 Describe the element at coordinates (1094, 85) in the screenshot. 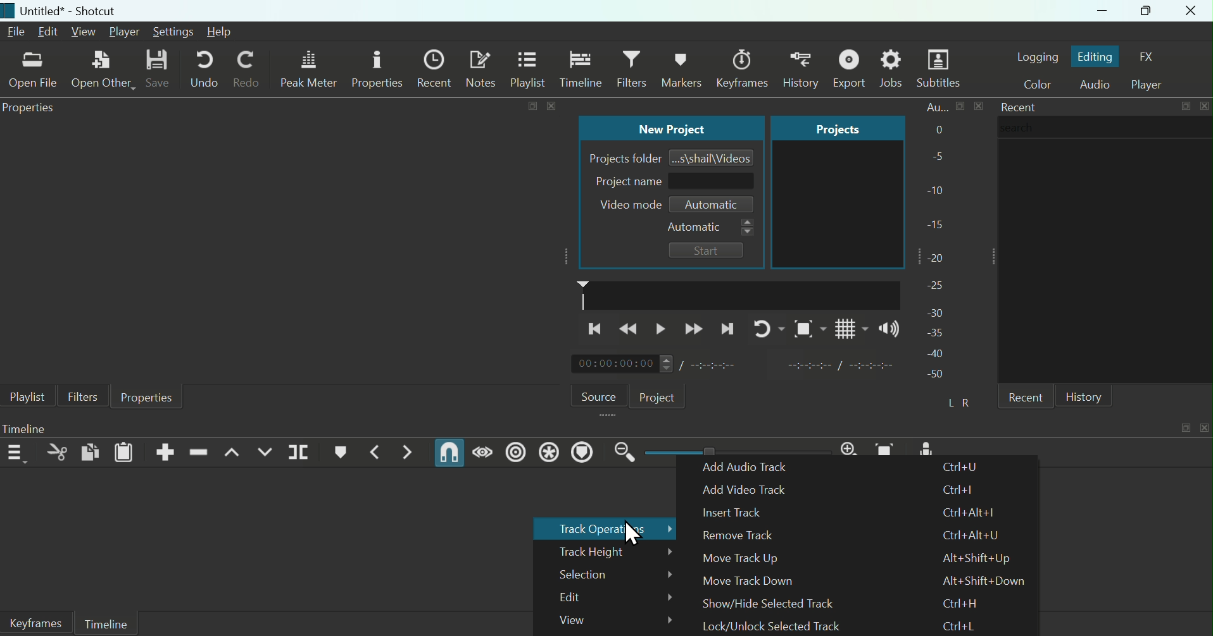

I see `Audio` at that location.